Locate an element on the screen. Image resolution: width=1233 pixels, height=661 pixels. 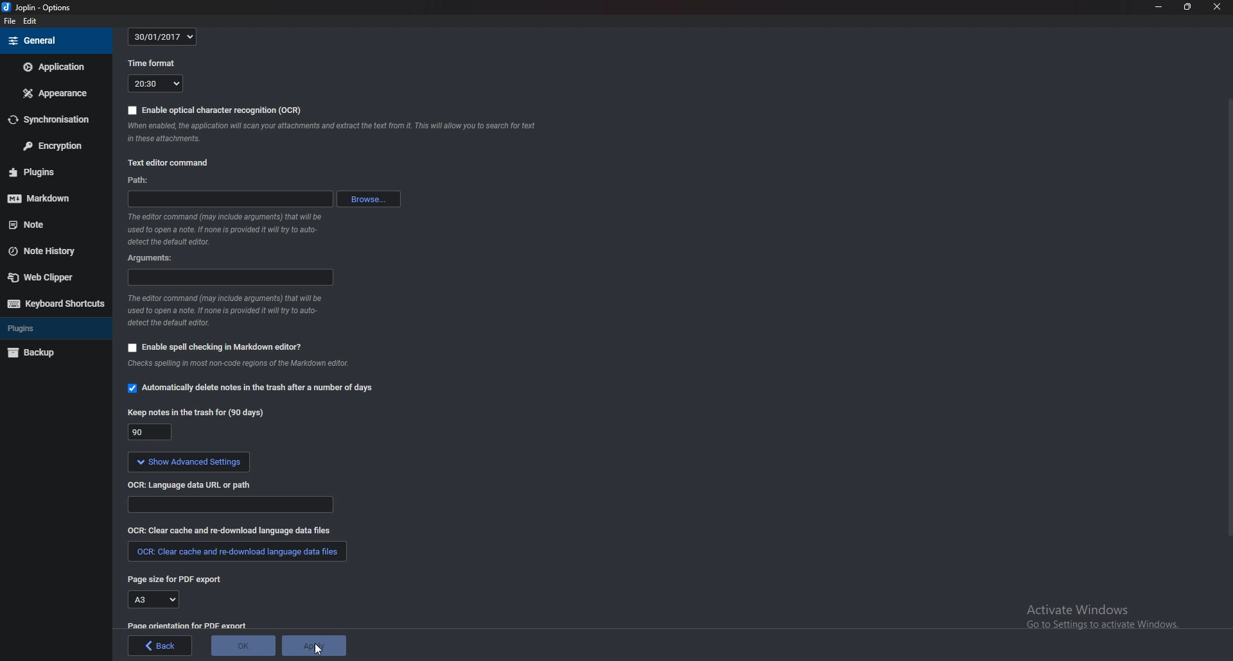
Keyboard shortcuts is located at coordinates (55, 304).